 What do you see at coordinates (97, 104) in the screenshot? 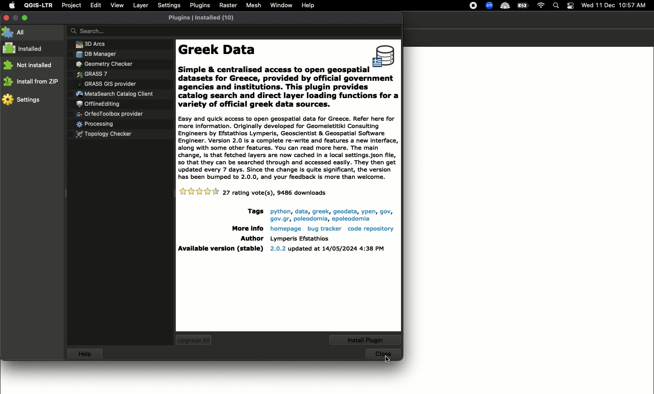
I see `Offline editing` at bounding box center [97, 104].